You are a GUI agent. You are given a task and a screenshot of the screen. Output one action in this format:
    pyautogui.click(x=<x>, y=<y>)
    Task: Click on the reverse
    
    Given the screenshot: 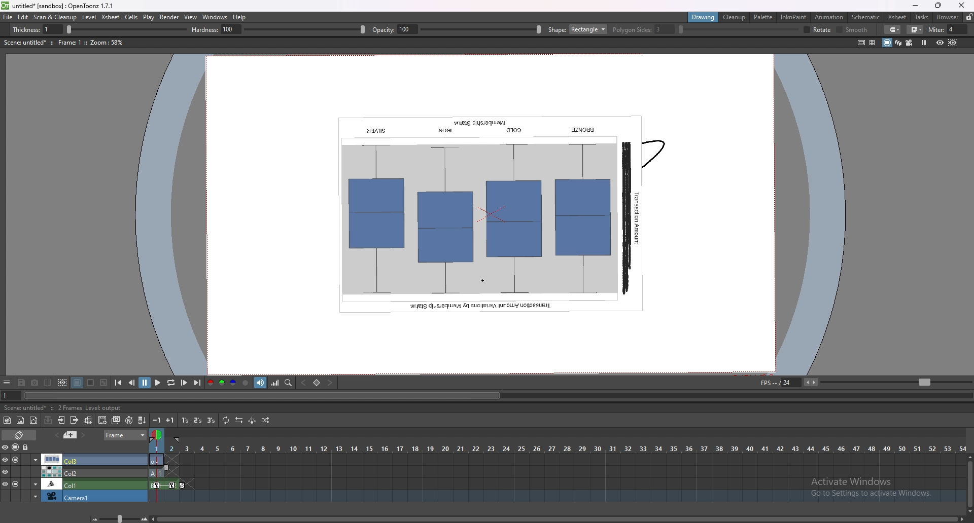 What is the action you would take?
    pyautogui.click(x=239, y=420)
    